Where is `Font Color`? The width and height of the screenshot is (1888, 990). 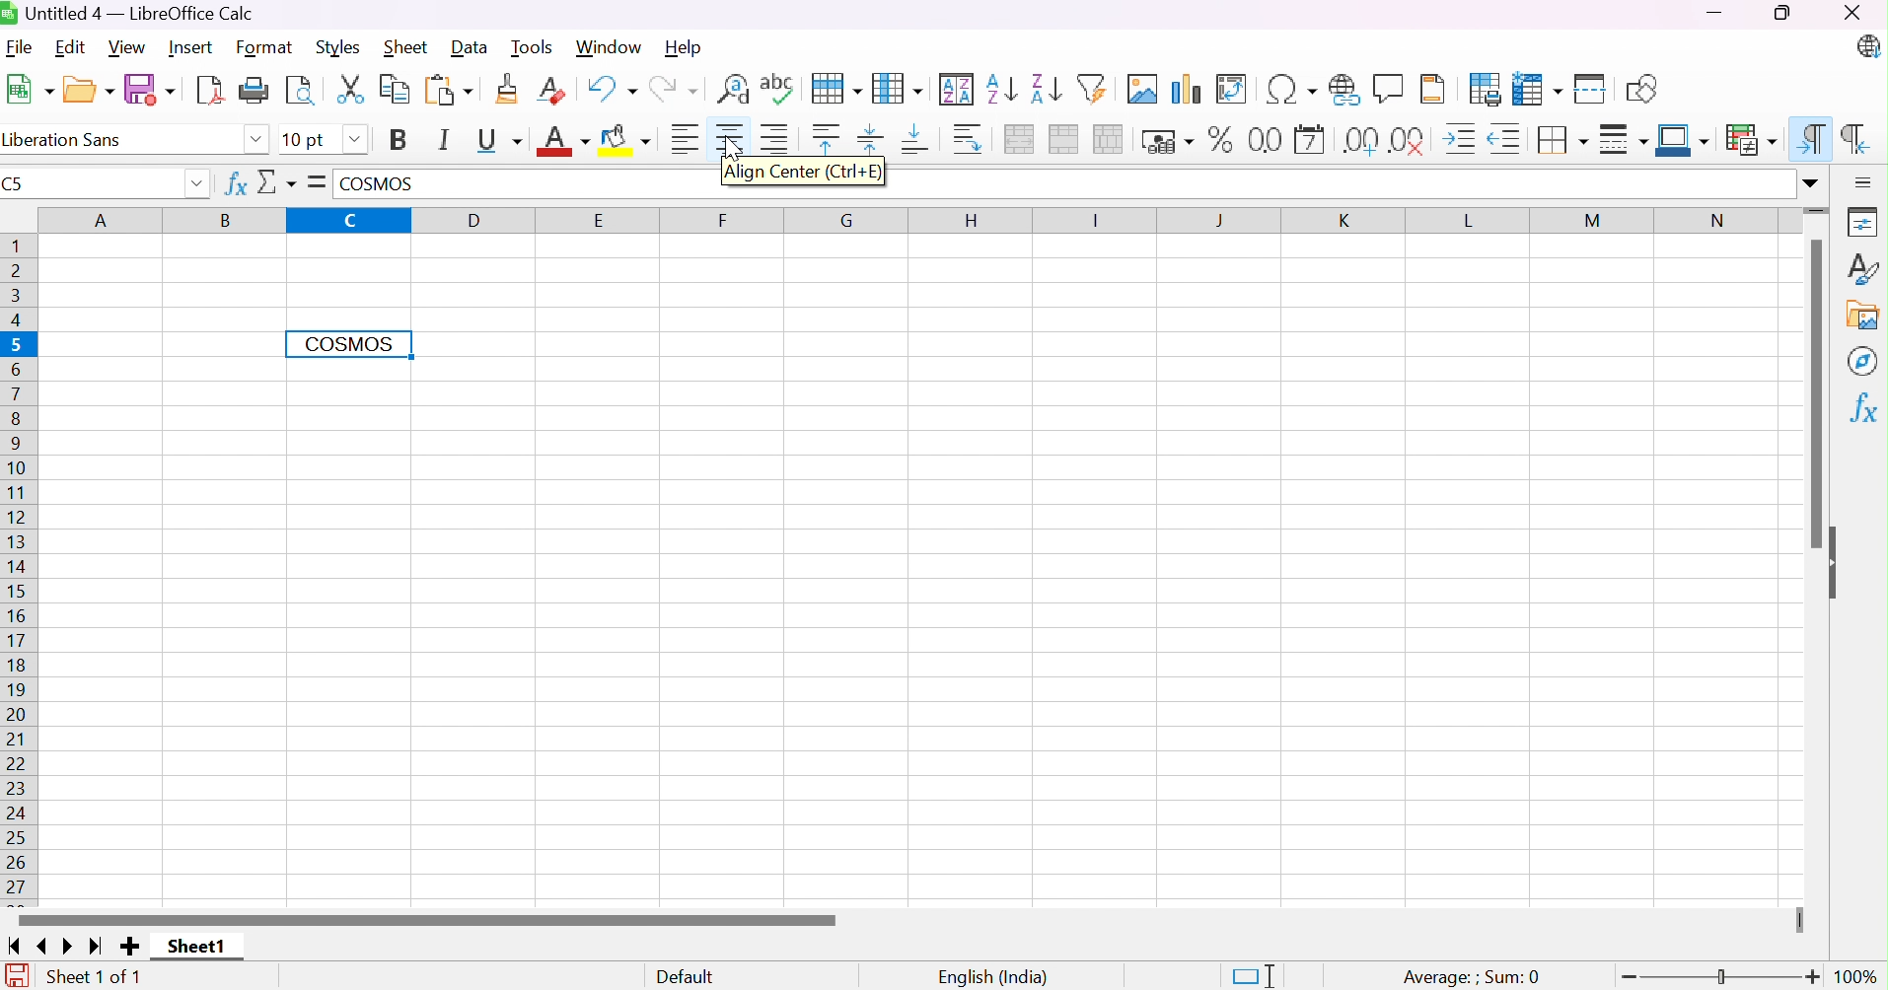
Font Color is located at coordinates (566, 140).